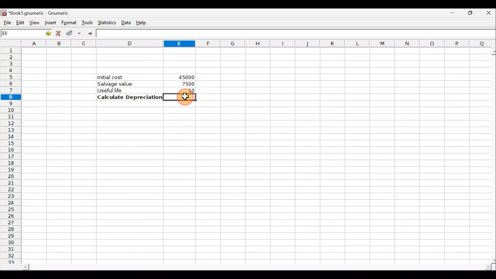 The height and width of the screenshot is (279, 496). I want to click on go to, so click(45, 33).